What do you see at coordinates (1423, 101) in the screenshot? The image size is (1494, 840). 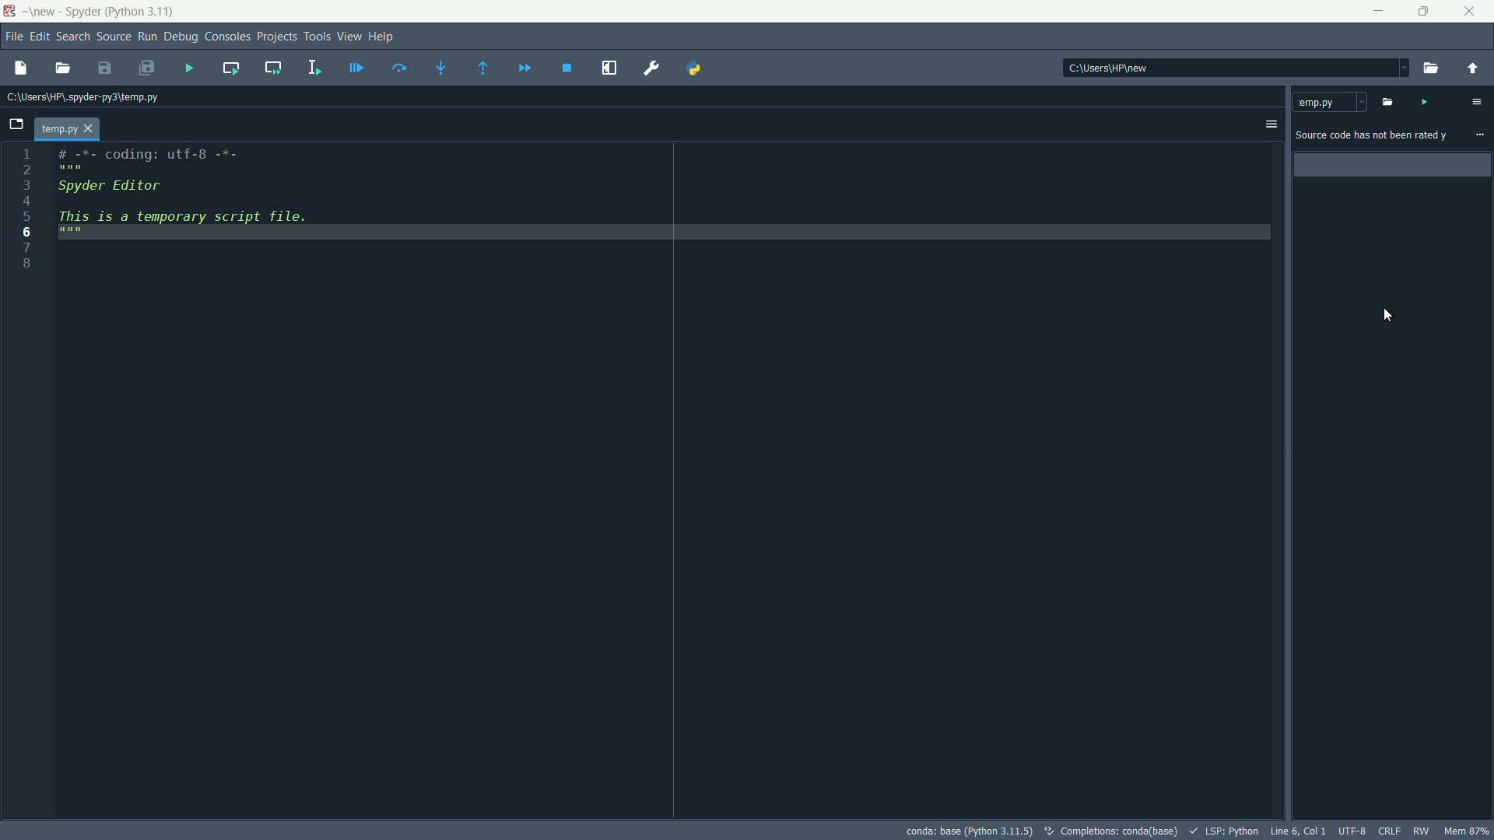 I see `run file` at bounding box center [1423, 101].